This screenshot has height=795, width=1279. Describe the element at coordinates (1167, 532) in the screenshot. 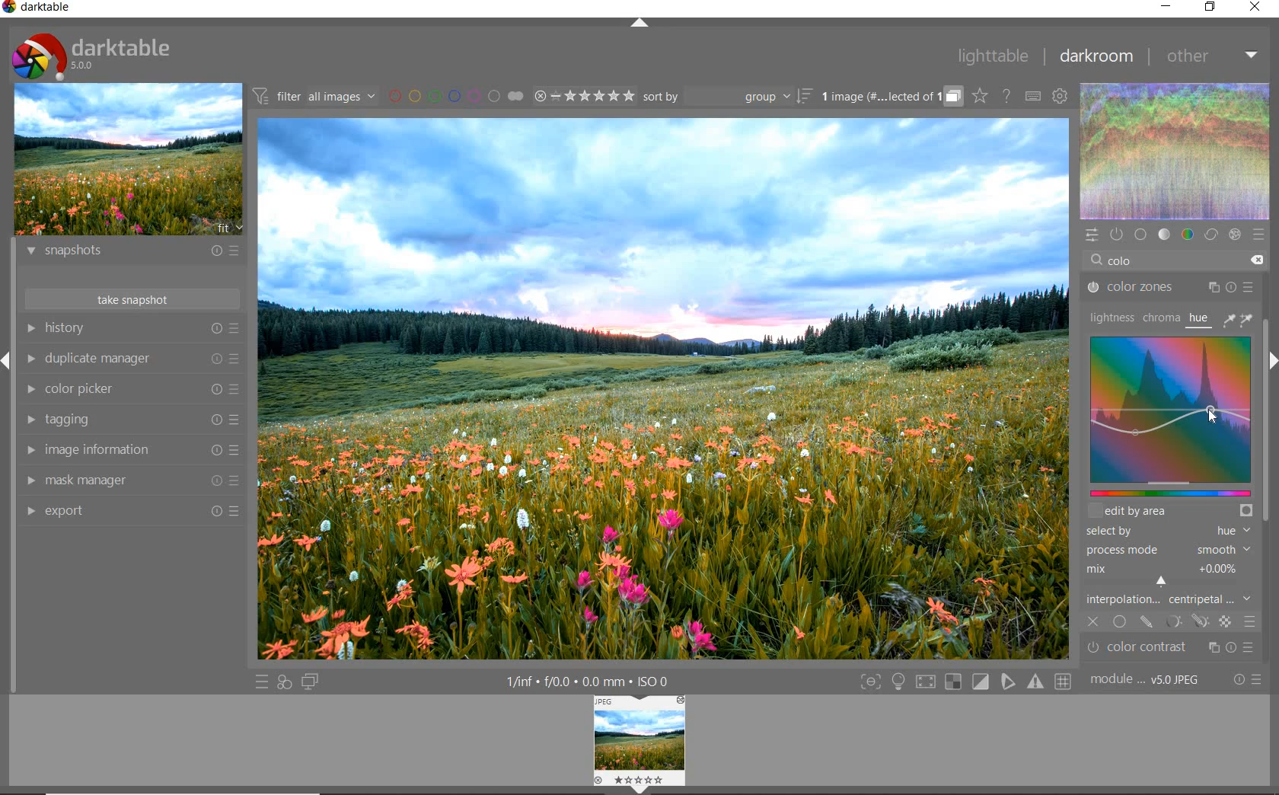

I see `select by` at that location.